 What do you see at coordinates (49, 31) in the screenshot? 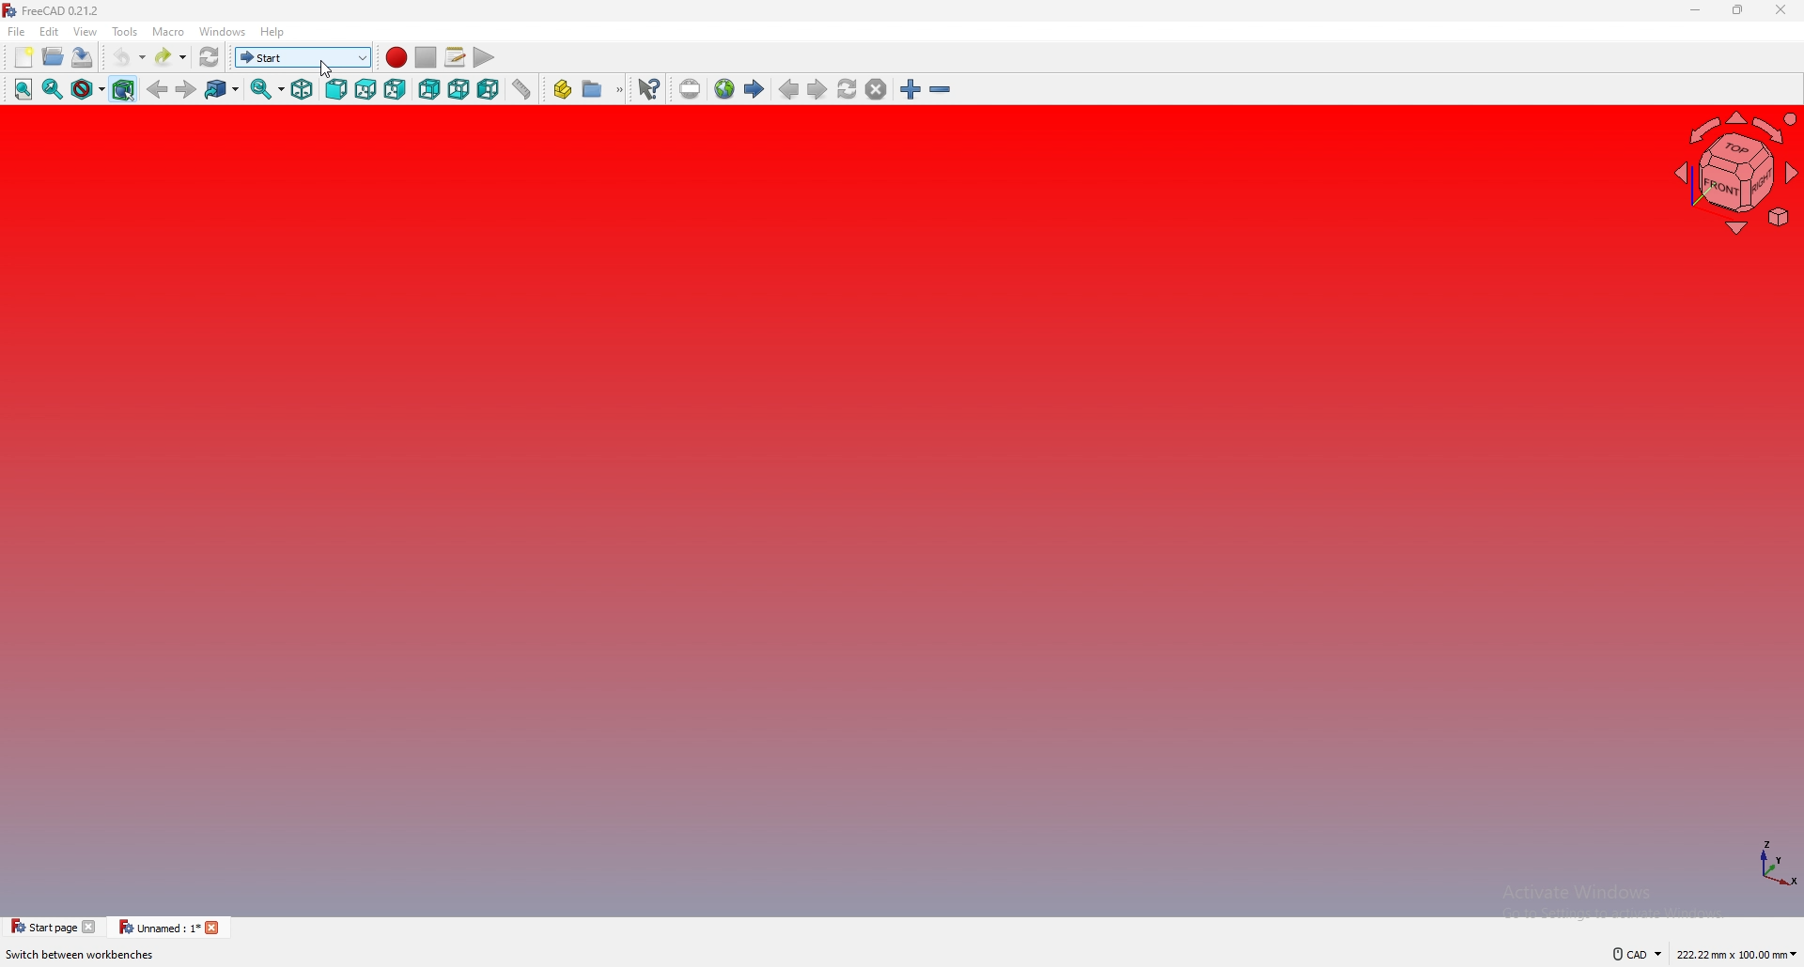
I see `edit` at bounding box center [49, 31].